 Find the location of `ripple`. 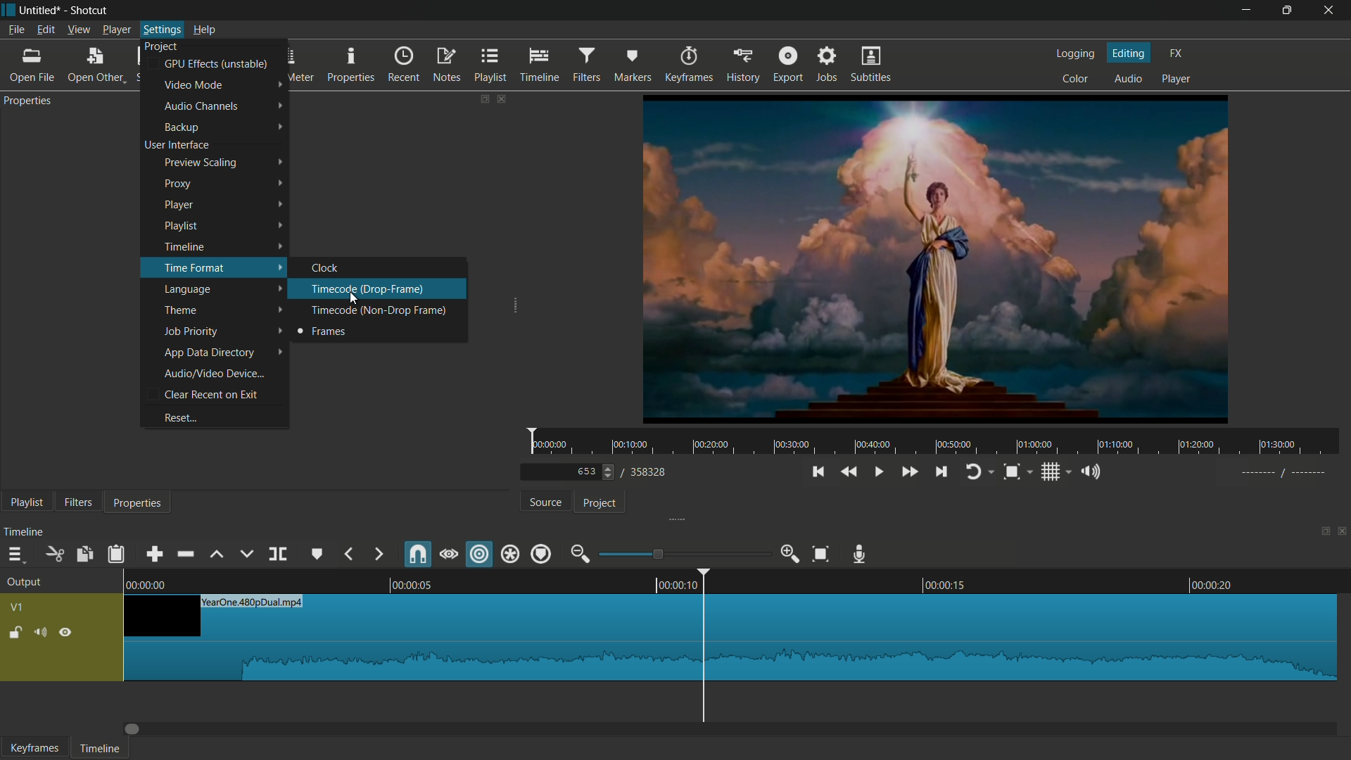

ripple is located at coordinates (479, 554).